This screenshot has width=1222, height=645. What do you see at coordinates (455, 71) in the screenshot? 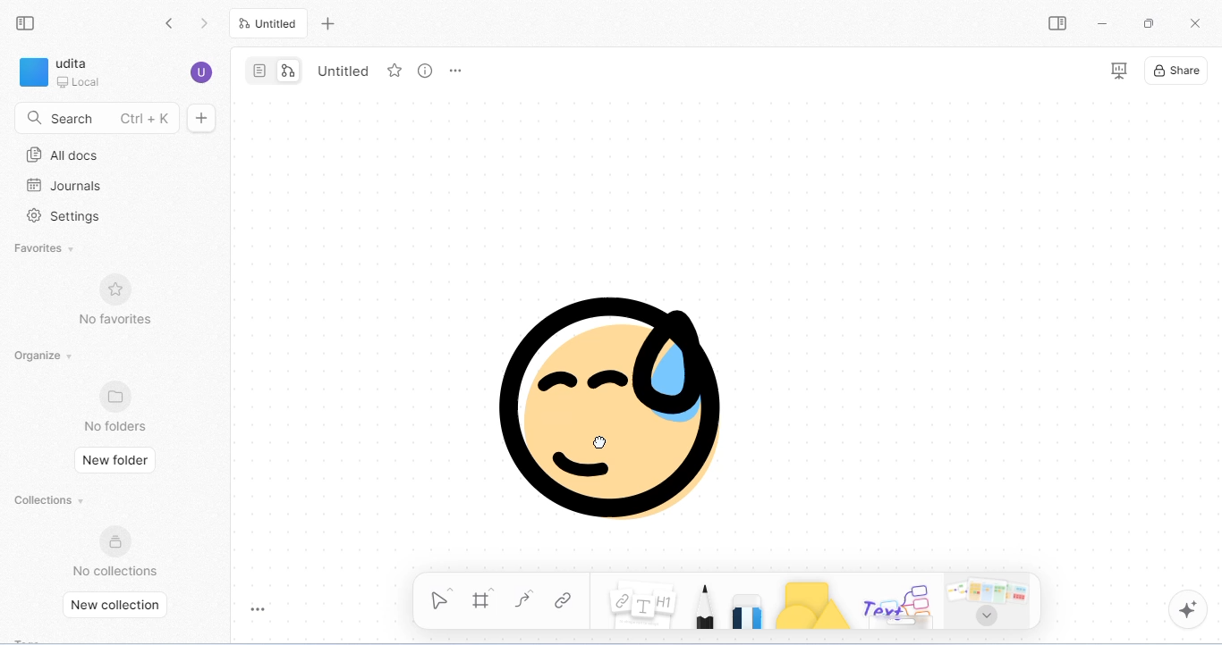
I see `rename and more` at bounding box center [455, 71].